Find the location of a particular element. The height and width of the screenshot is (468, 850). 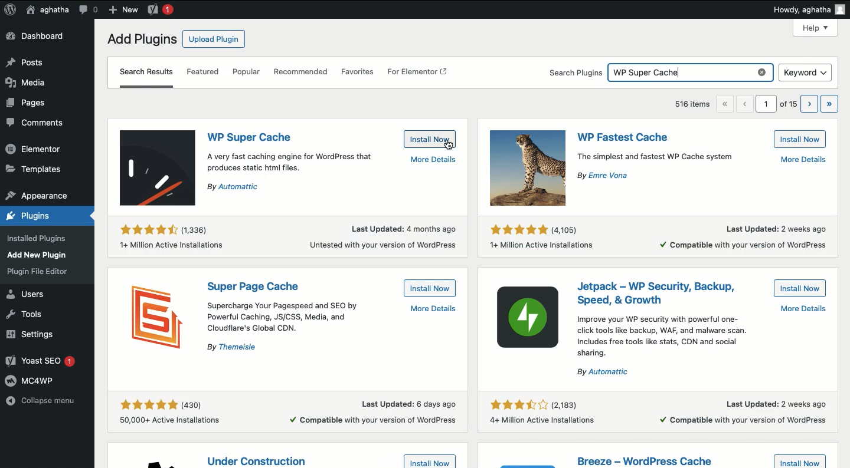

Tools is located at coordinates (30, 315).